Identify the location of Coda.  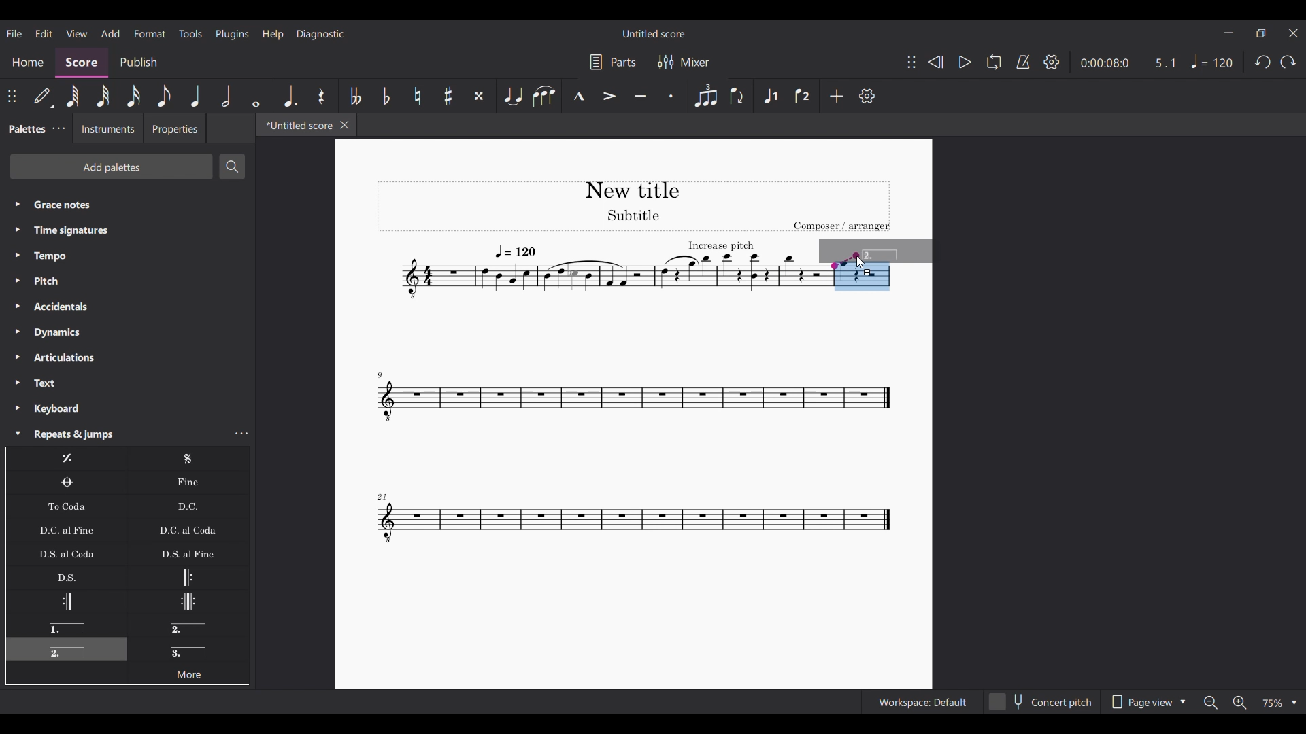
(67, 483).